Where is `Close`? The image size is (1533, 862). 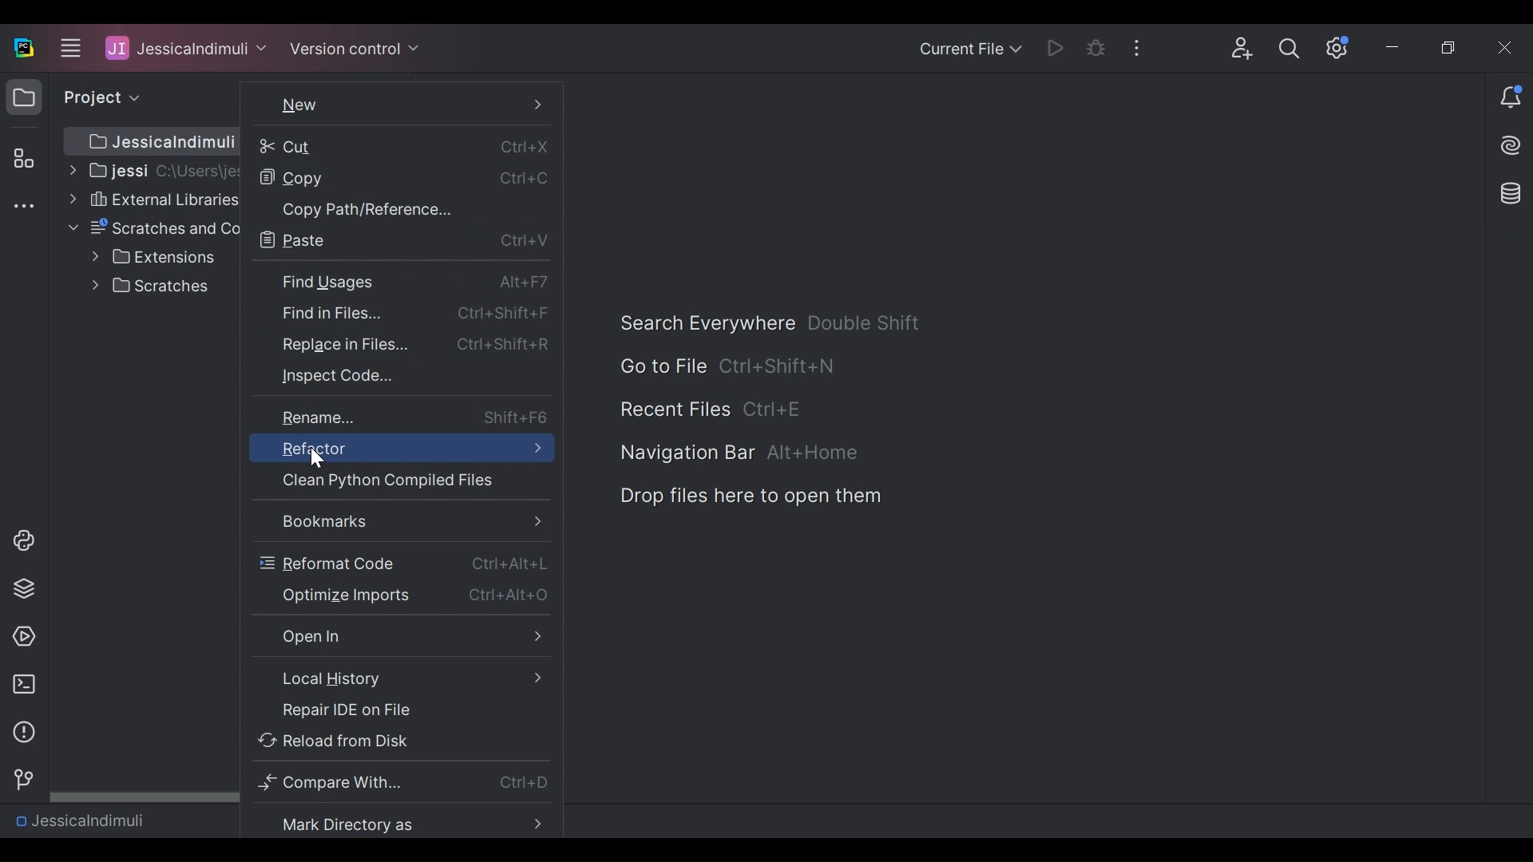
Close is located at coordinates (1507, 47).